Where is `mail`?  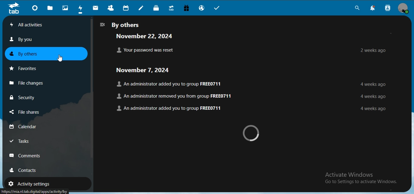
mail is located at coordinates (95, 8).